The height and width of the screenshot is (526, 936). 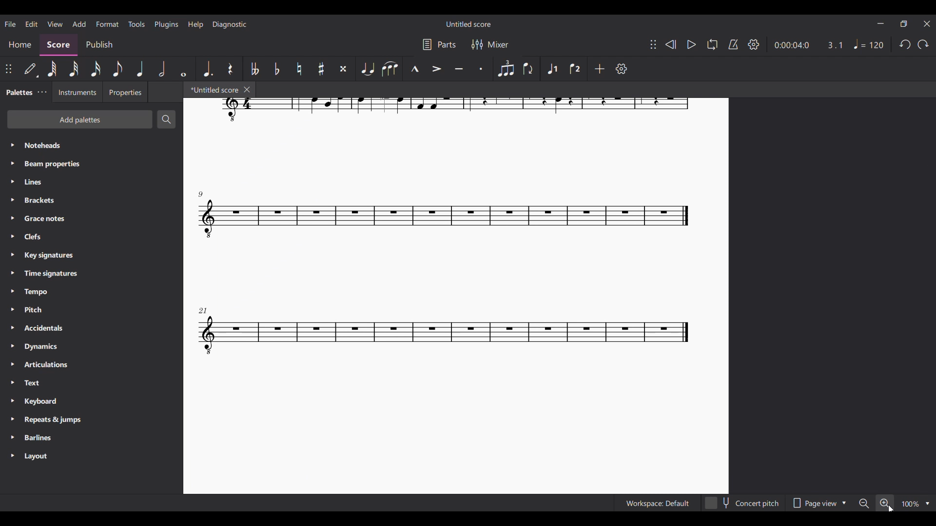 What do you see at coordinates (925, 504) in the screenshot?
I see `Zoom options` at bounding box center [925, 504].